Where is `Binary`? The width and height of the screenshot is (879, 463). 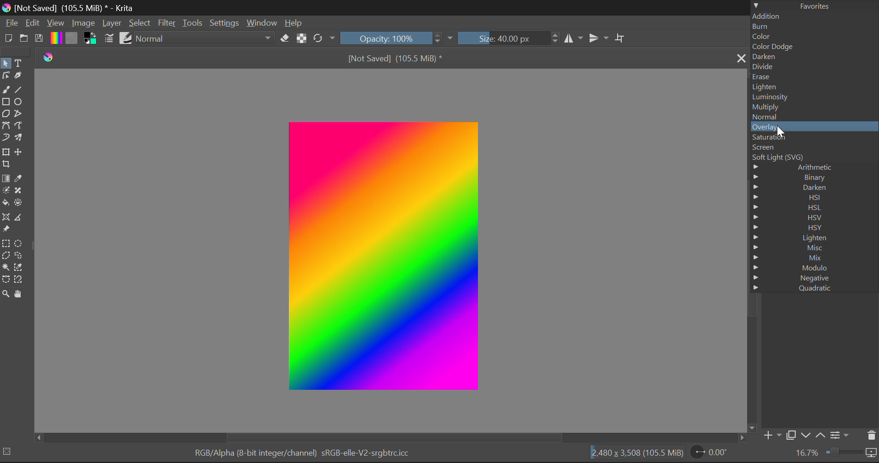 Binary is located at coordinates (811, 178).